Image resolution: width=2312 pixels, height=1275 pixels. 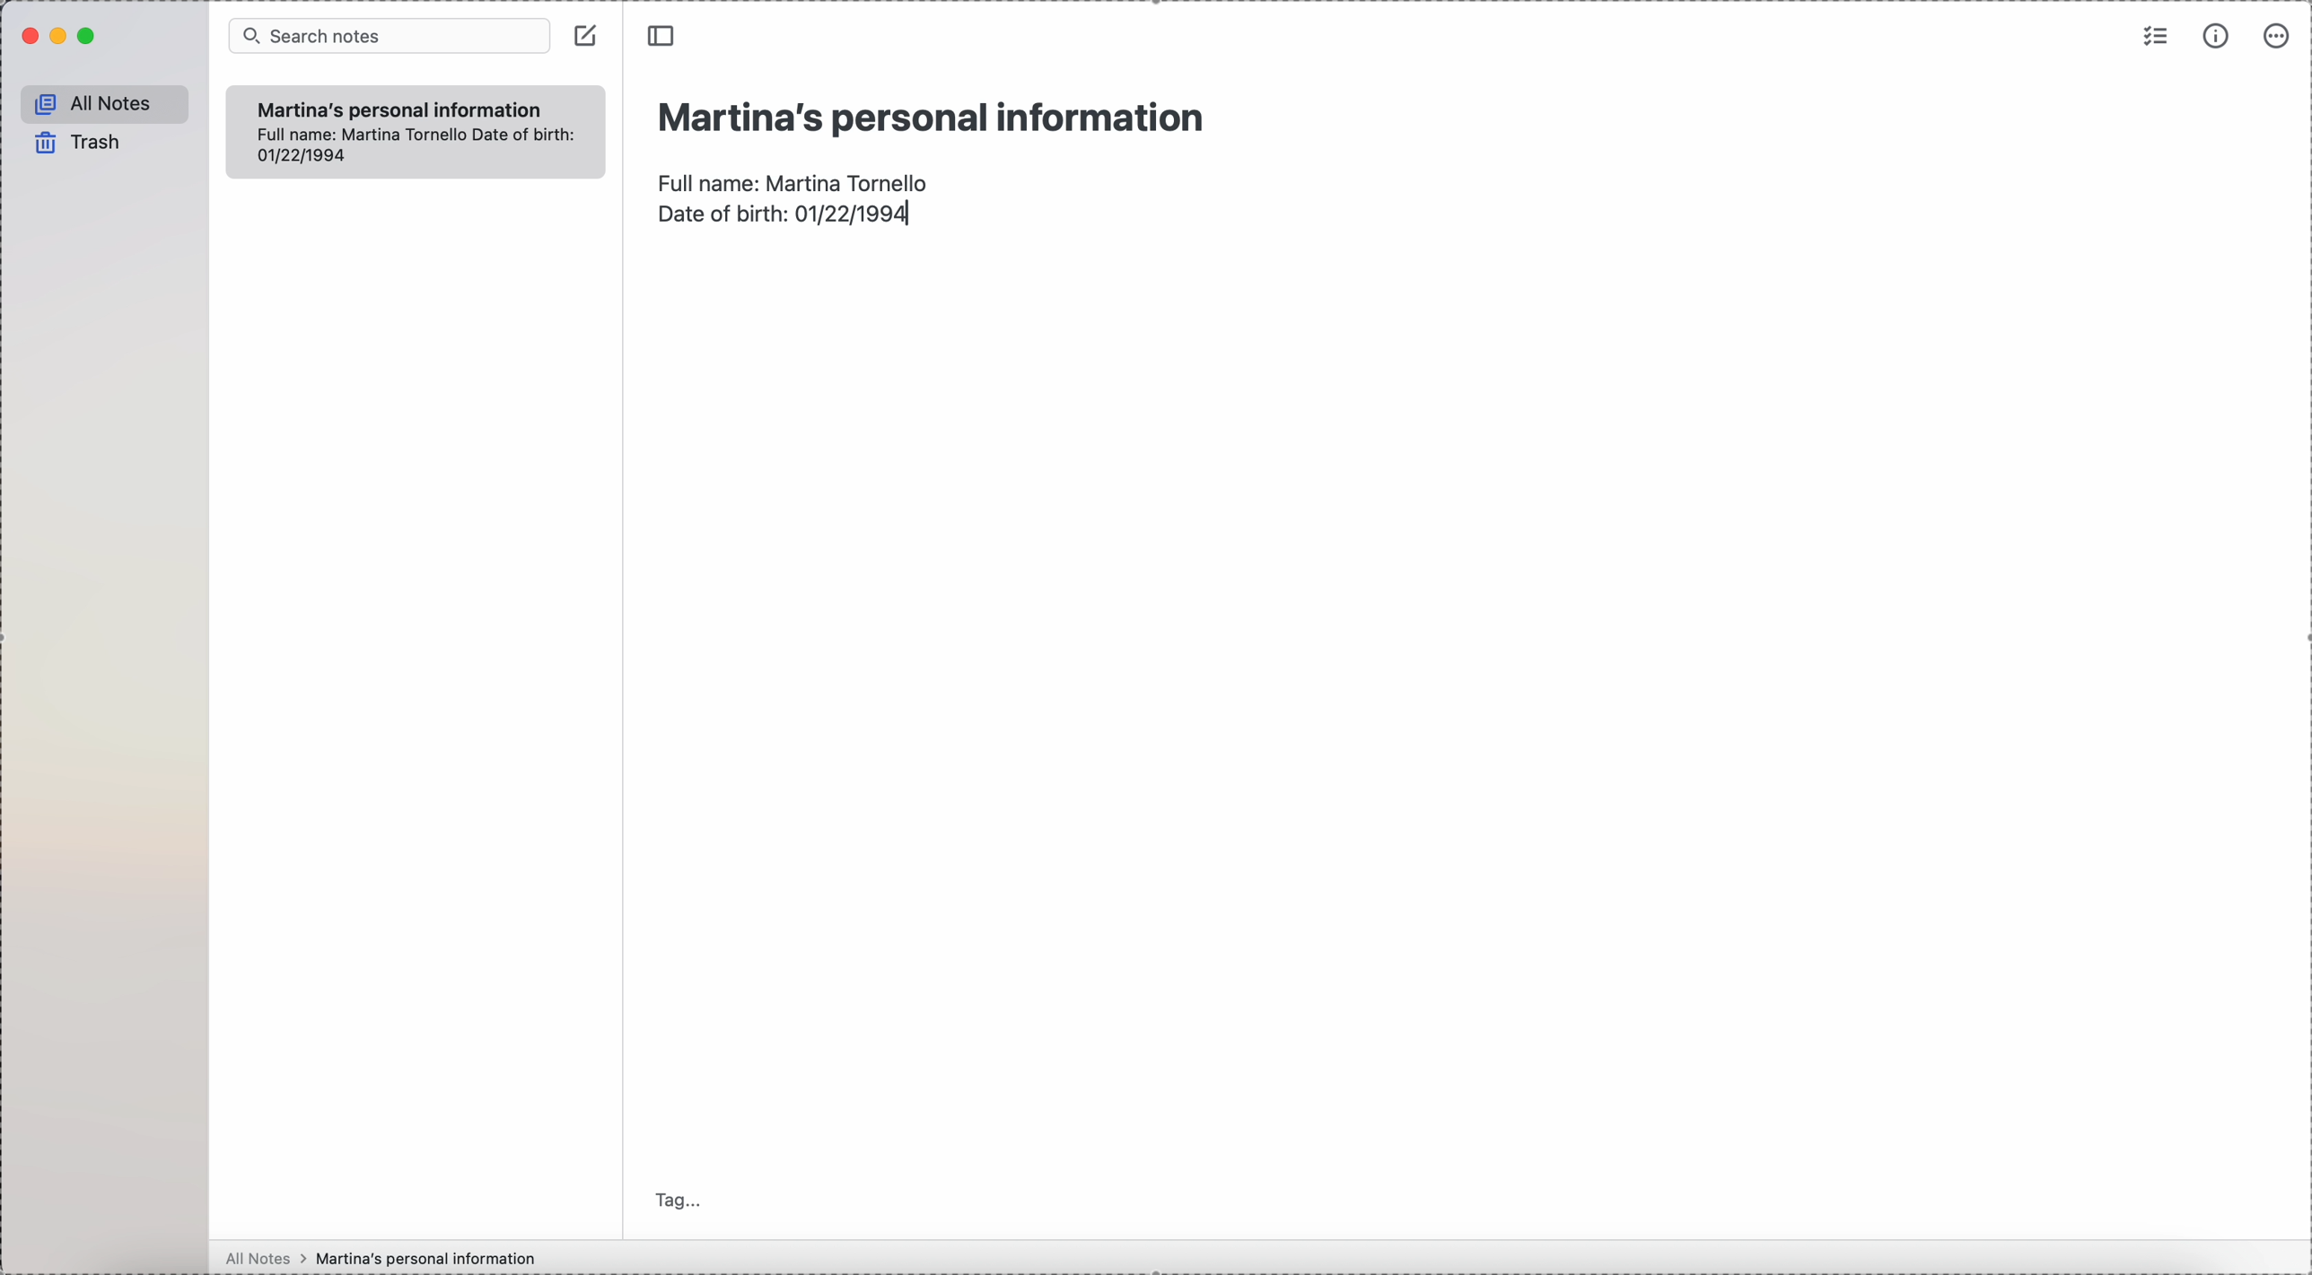 What do you see at coordinates (28, 38) in the screenshot?
I see `close Simplenote` at bounding box center [28, 38].